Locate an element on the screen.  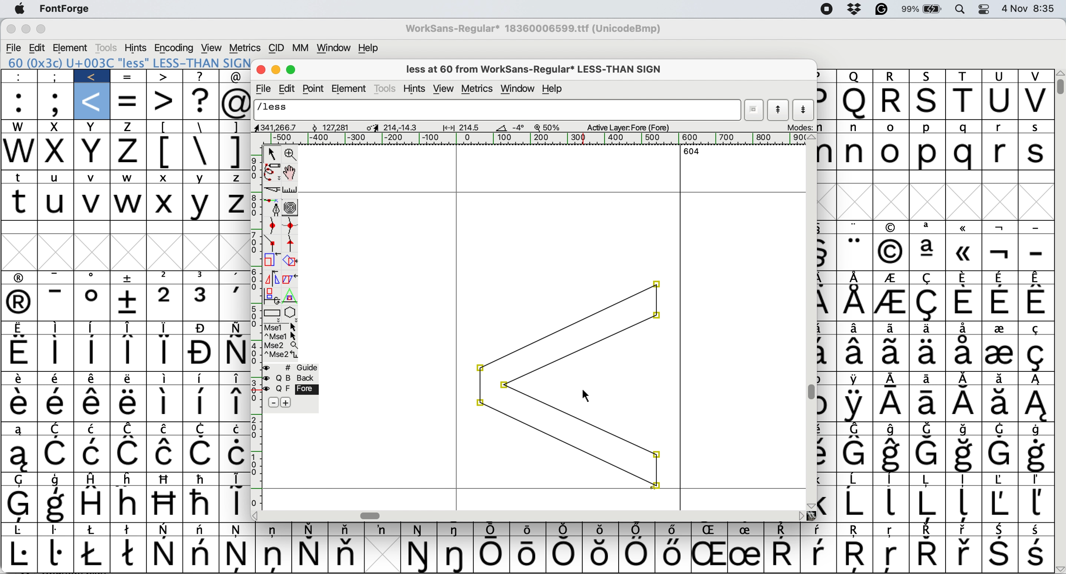
help is located at coordinates (554, 88).